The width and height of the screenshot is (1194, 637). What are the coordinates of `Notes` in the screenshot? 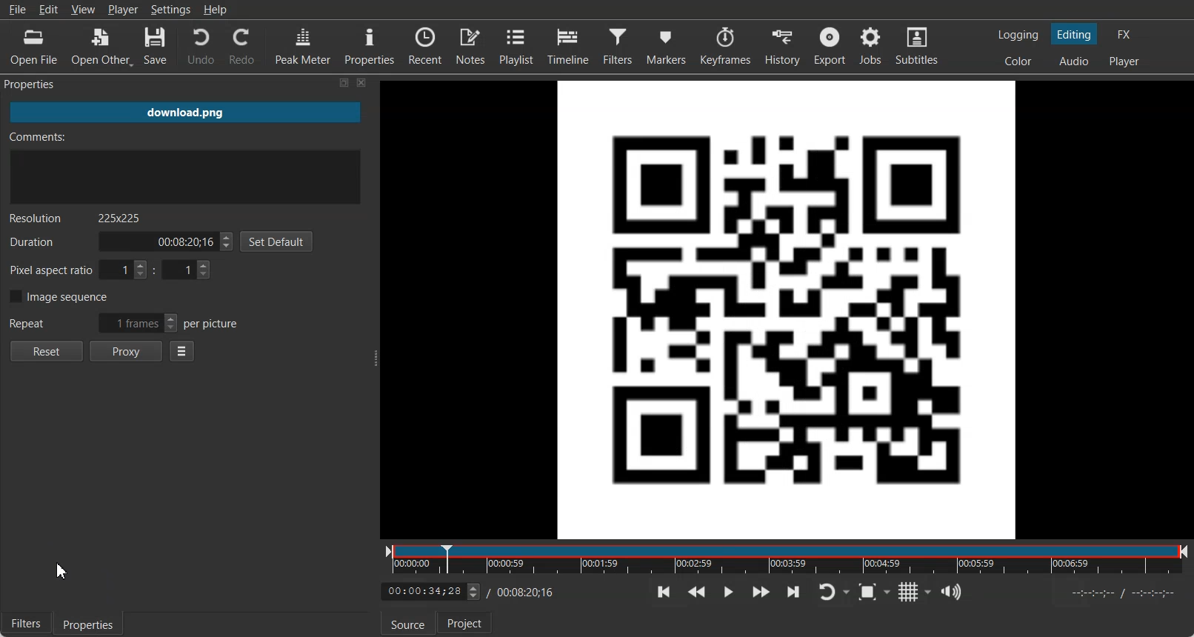 It's located at (470, 45).